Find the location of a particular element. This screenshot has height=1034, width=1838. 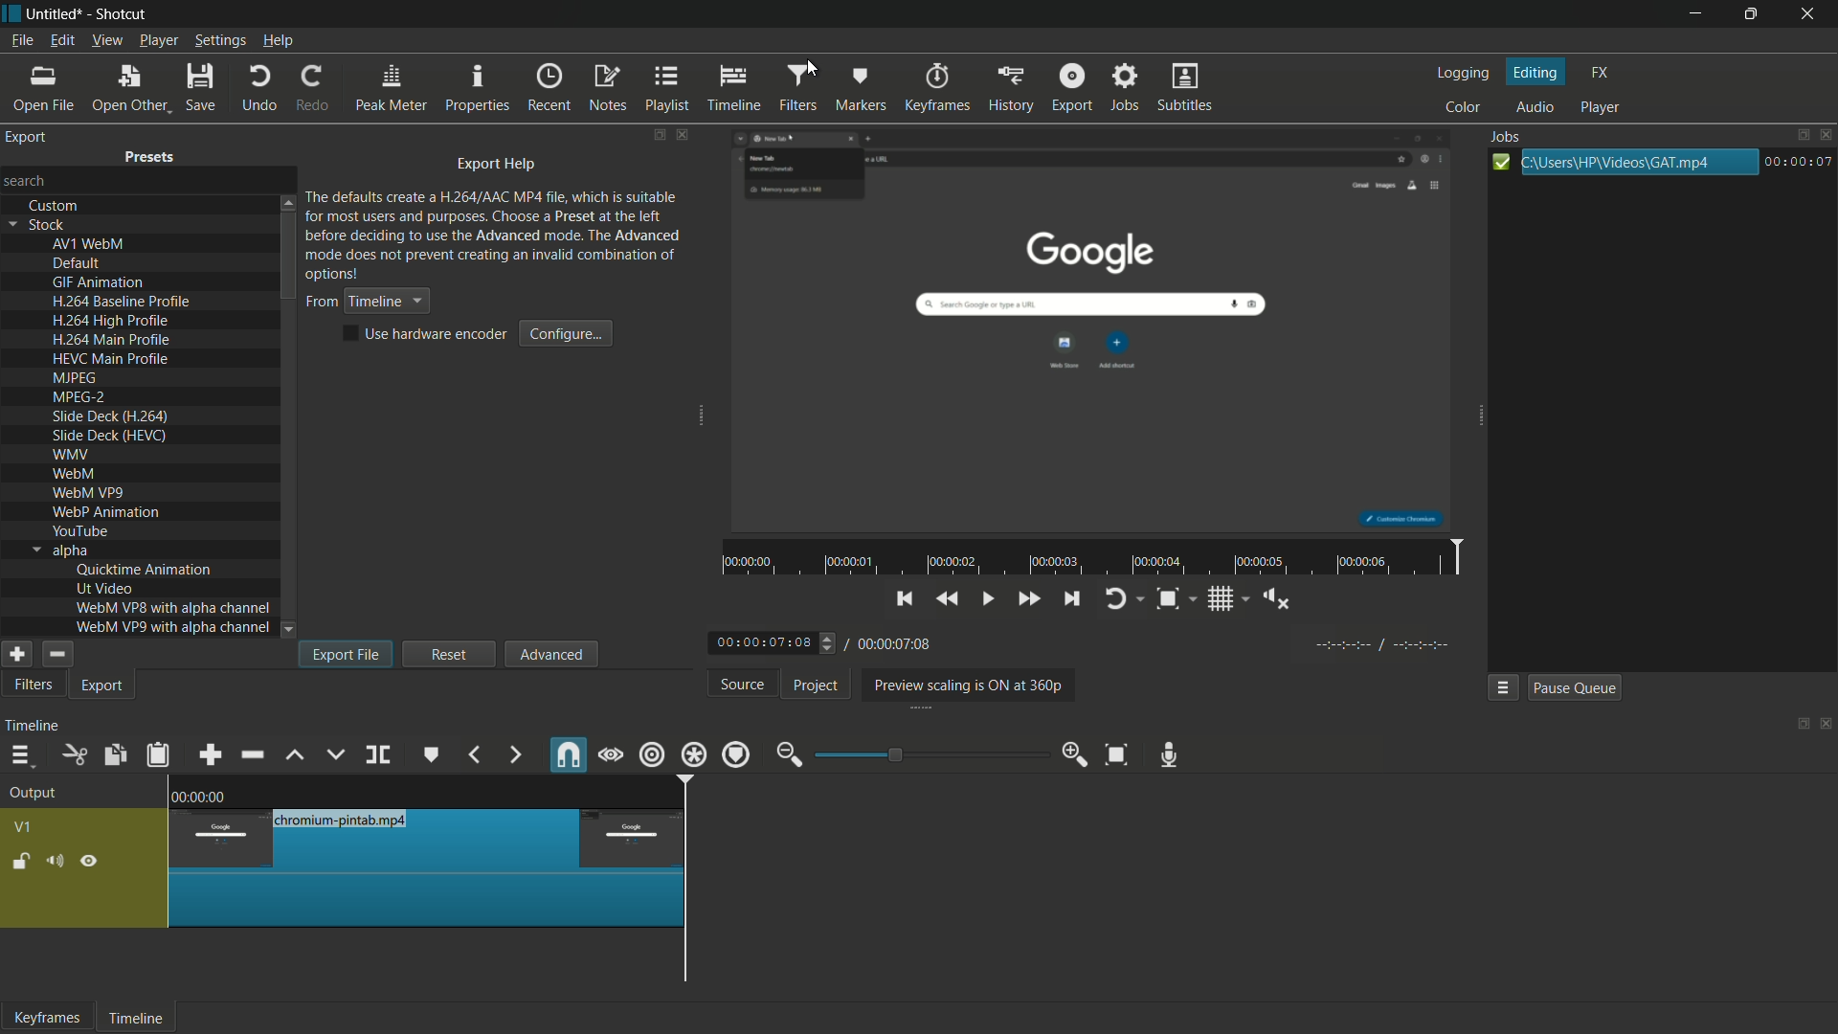

ripple markers is located at coordinates (736, 754).